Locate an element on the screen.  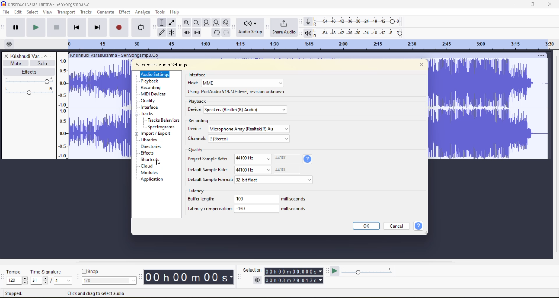
track play time is located at coordinates (294, 276).